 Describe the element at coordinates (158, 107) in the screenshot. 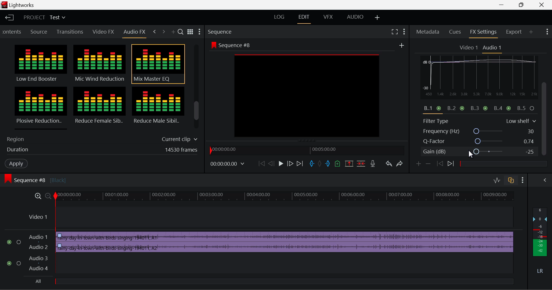

I see `Reduce Male Sibilance` at that location.